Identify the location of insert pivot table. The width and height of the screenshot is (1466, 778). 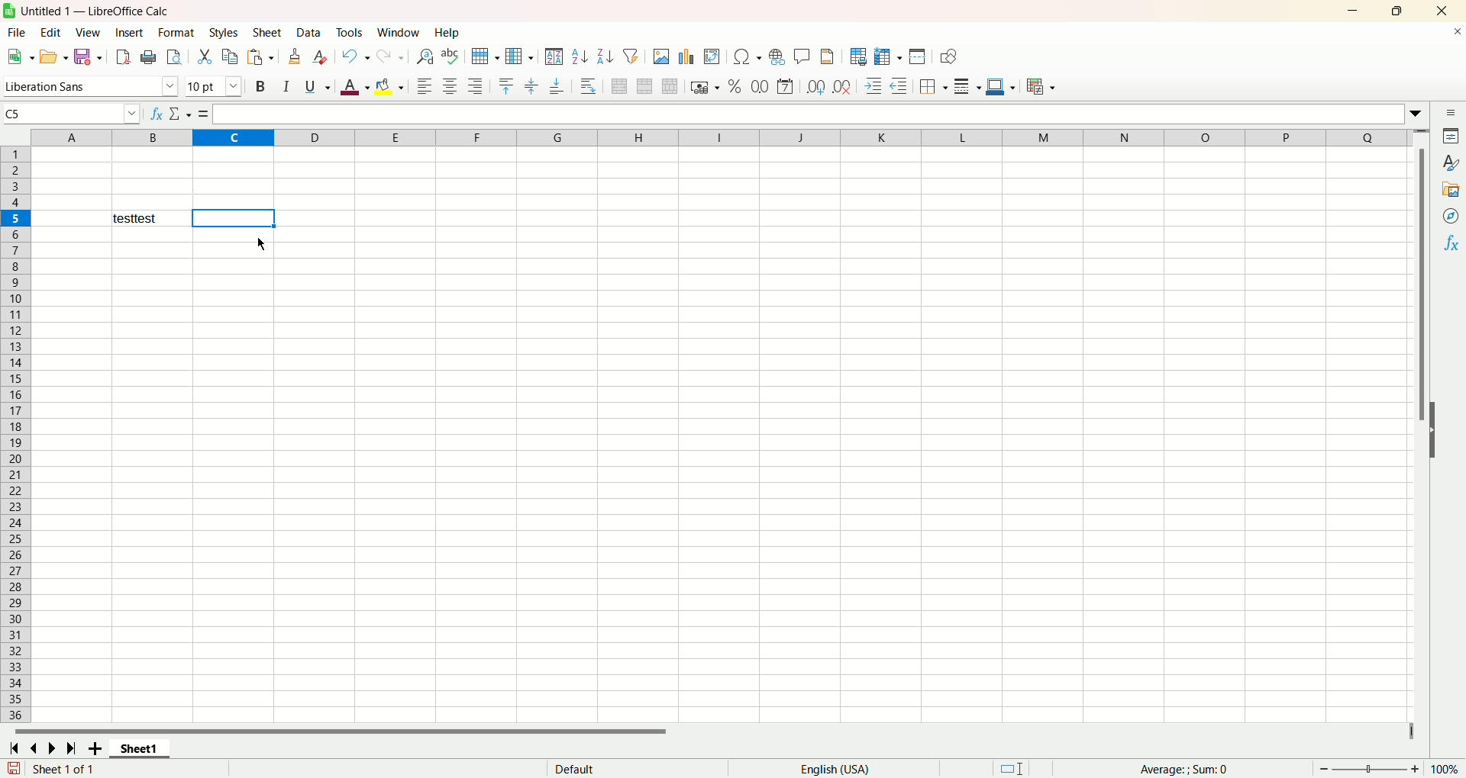
(712, 56).